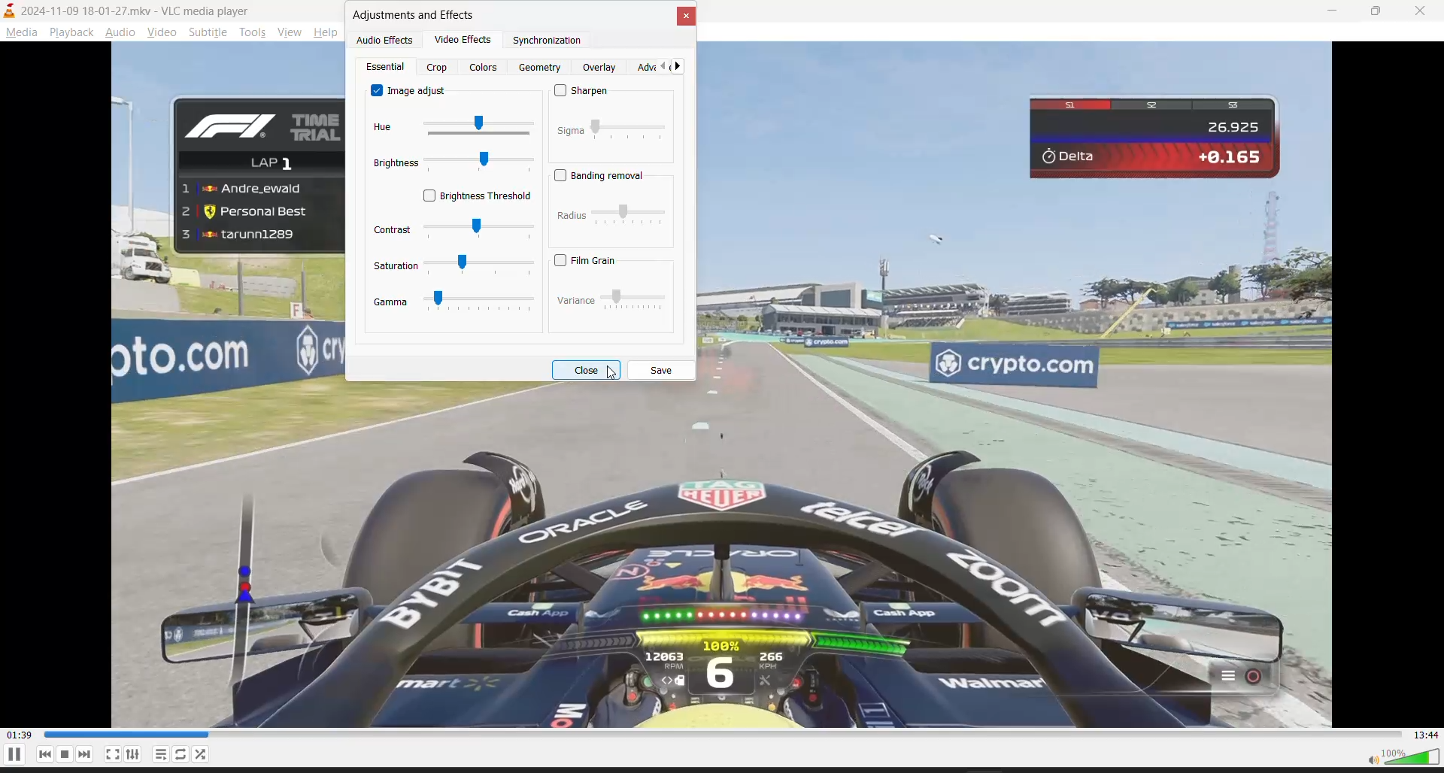 Image resolution: width=1444 pixels, height=773 pixels. Describe the element at coordinates (73, 32) in the screenshot. I see `playback` at that location.